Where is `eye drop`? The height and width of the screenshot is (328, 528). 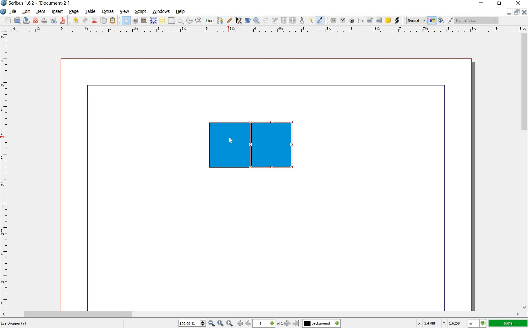
eye drop is located at coordinates (320, 20).